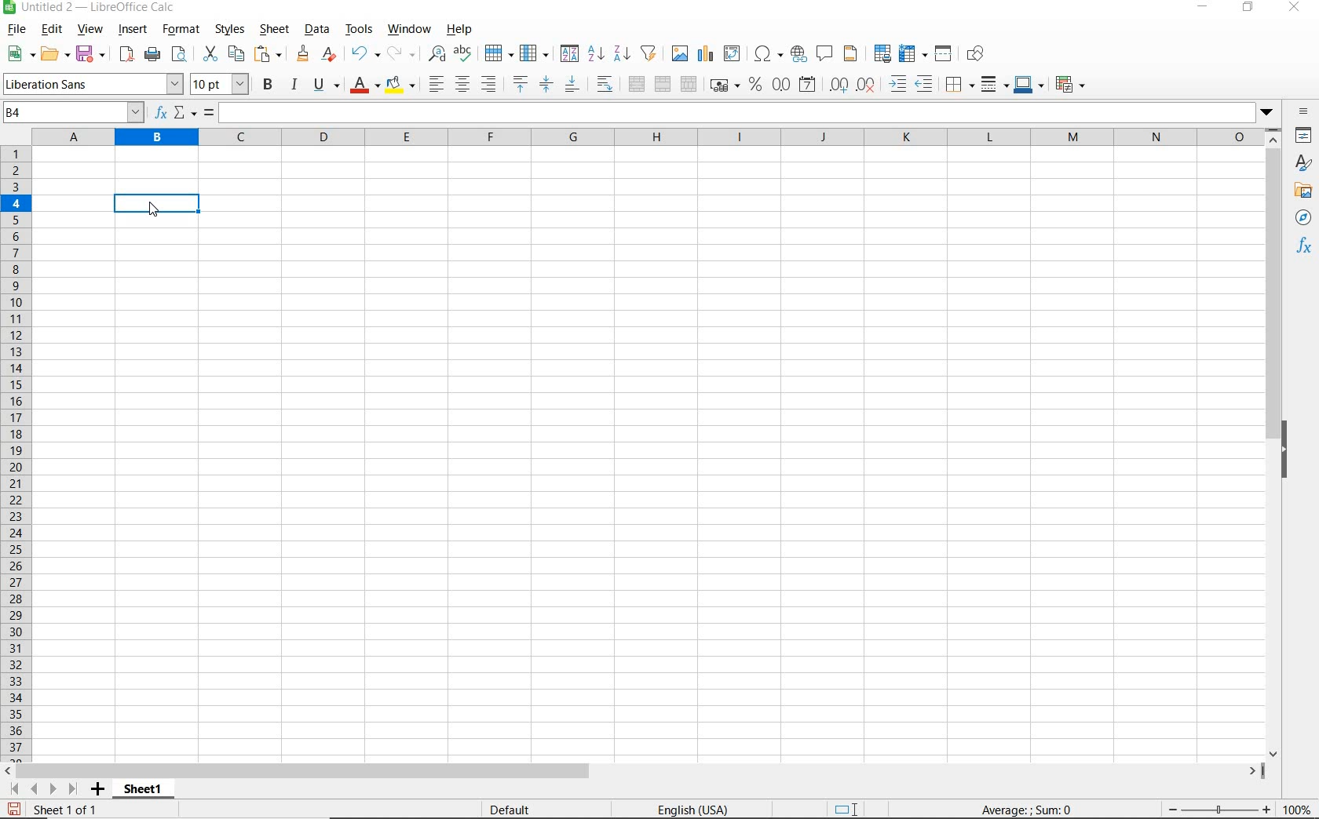  What do you see at coordinates (16, 31) in the screenshot?
I see `file` at bounding box center [16, 31].